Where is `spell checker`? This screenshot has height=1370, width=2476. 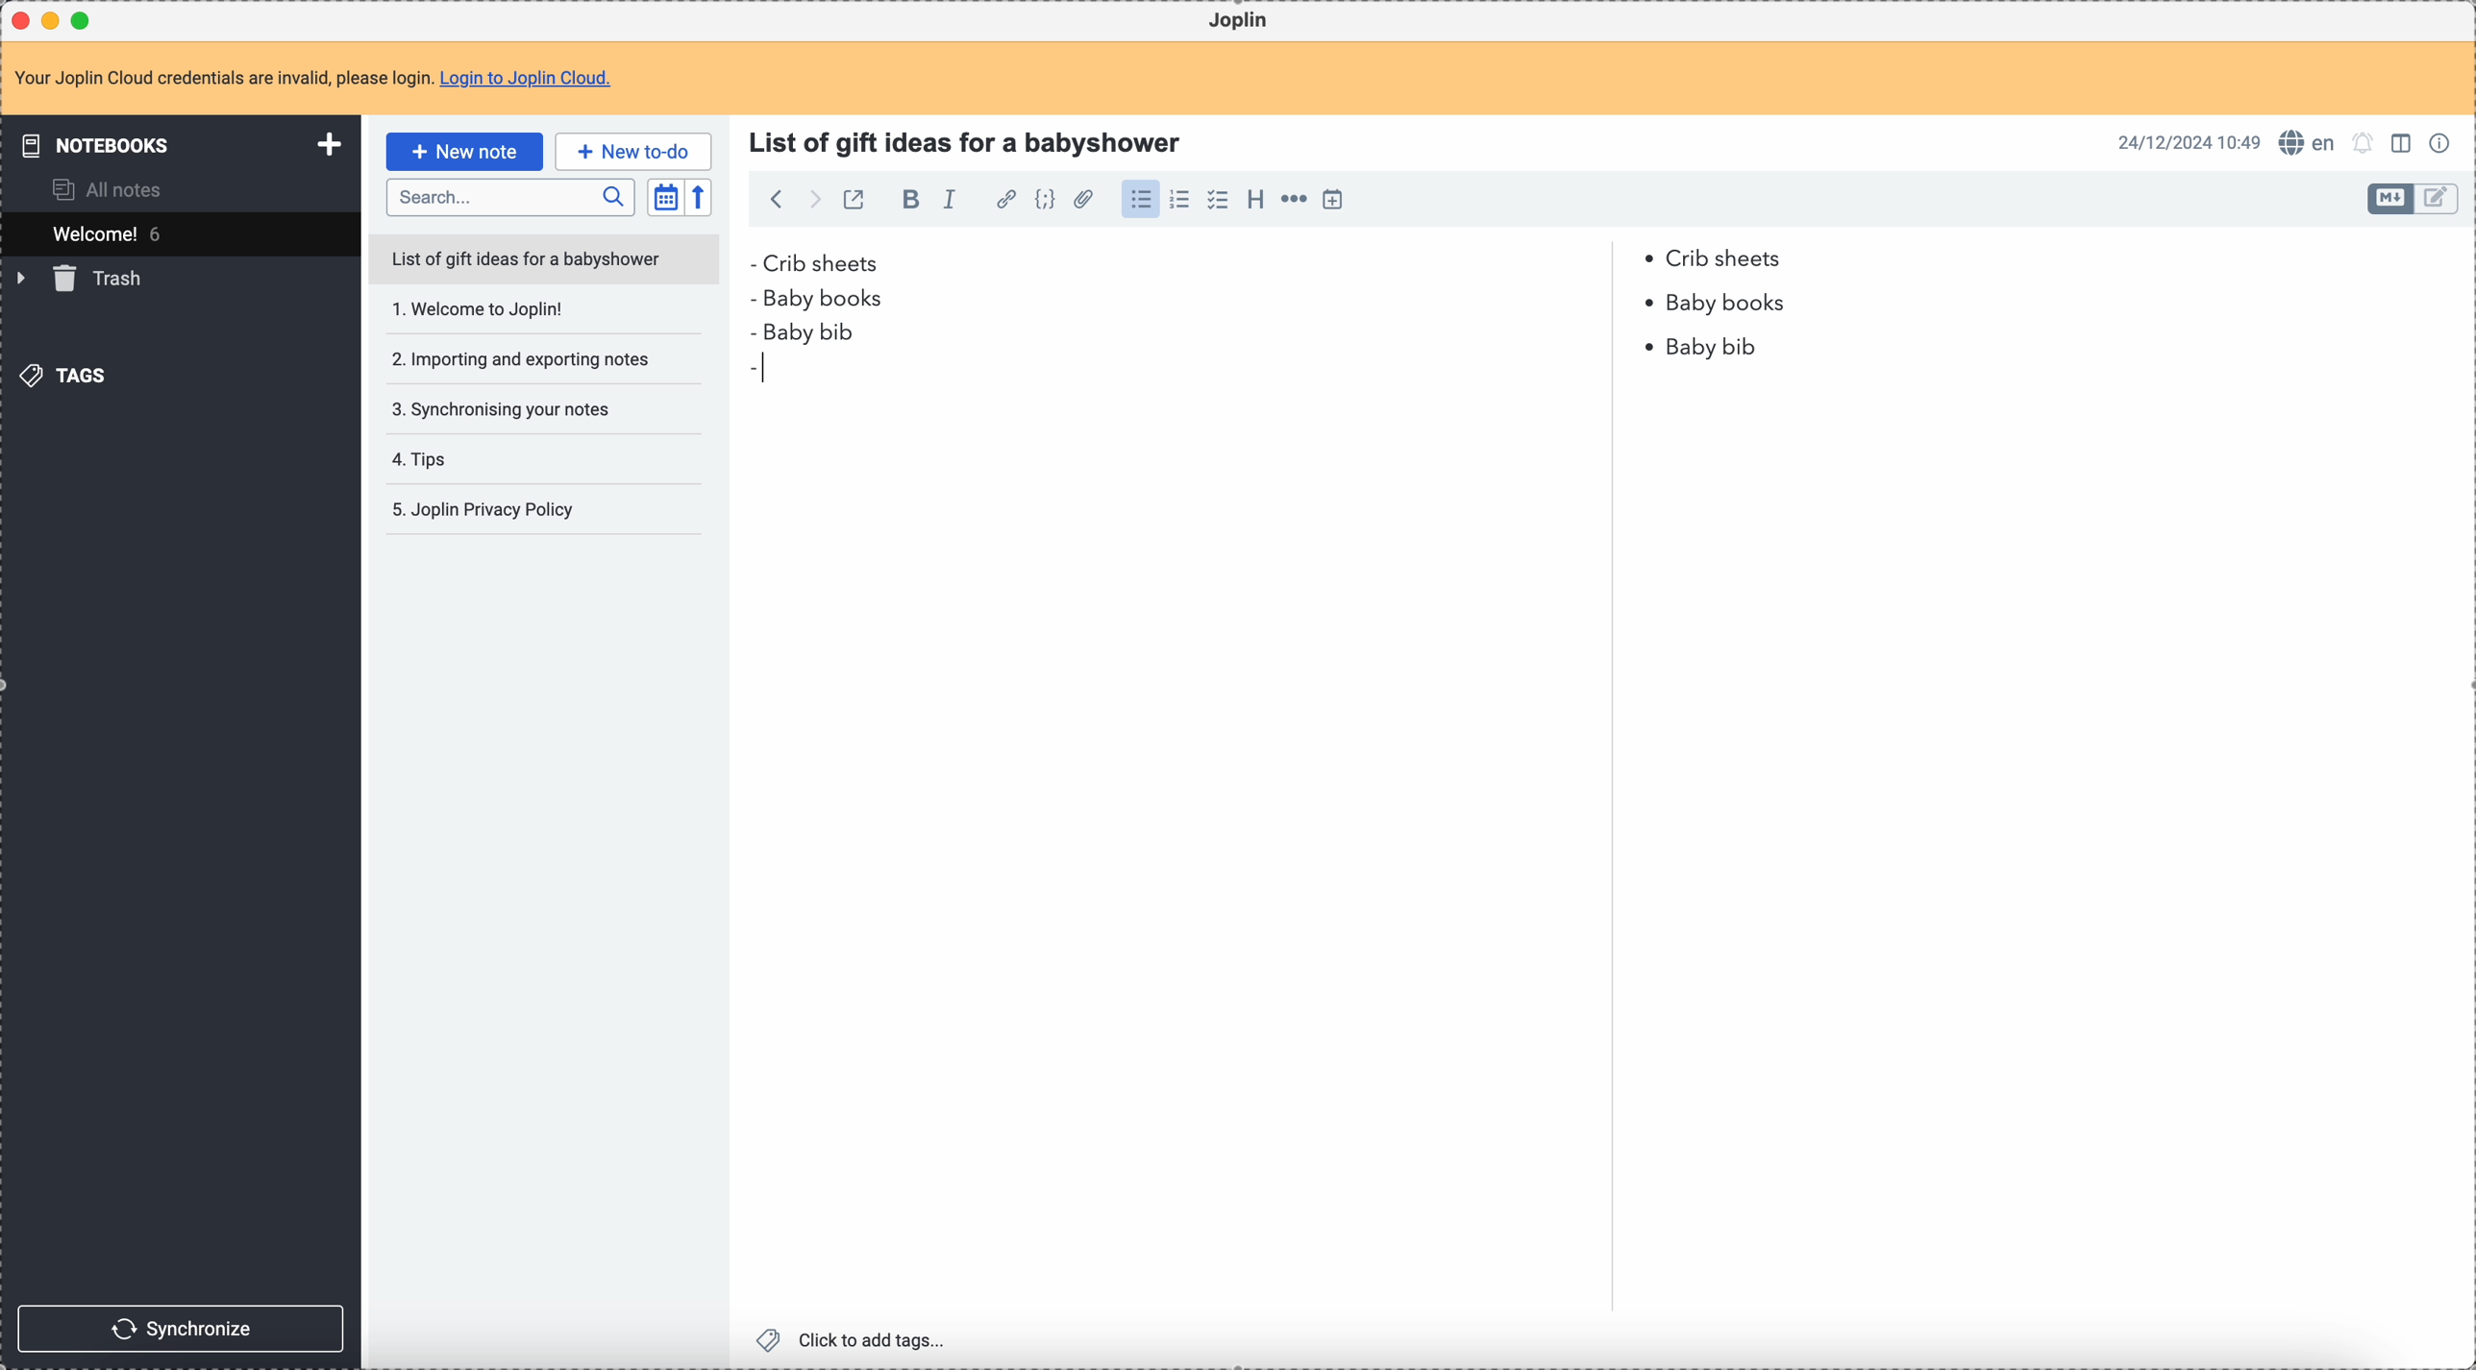
spell checker is located at coordinates (2309, 144).